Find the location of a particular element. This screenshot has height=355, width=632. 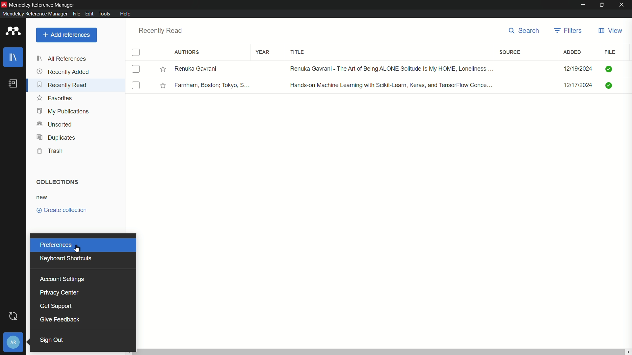

year is located at coordinates (263, 52).